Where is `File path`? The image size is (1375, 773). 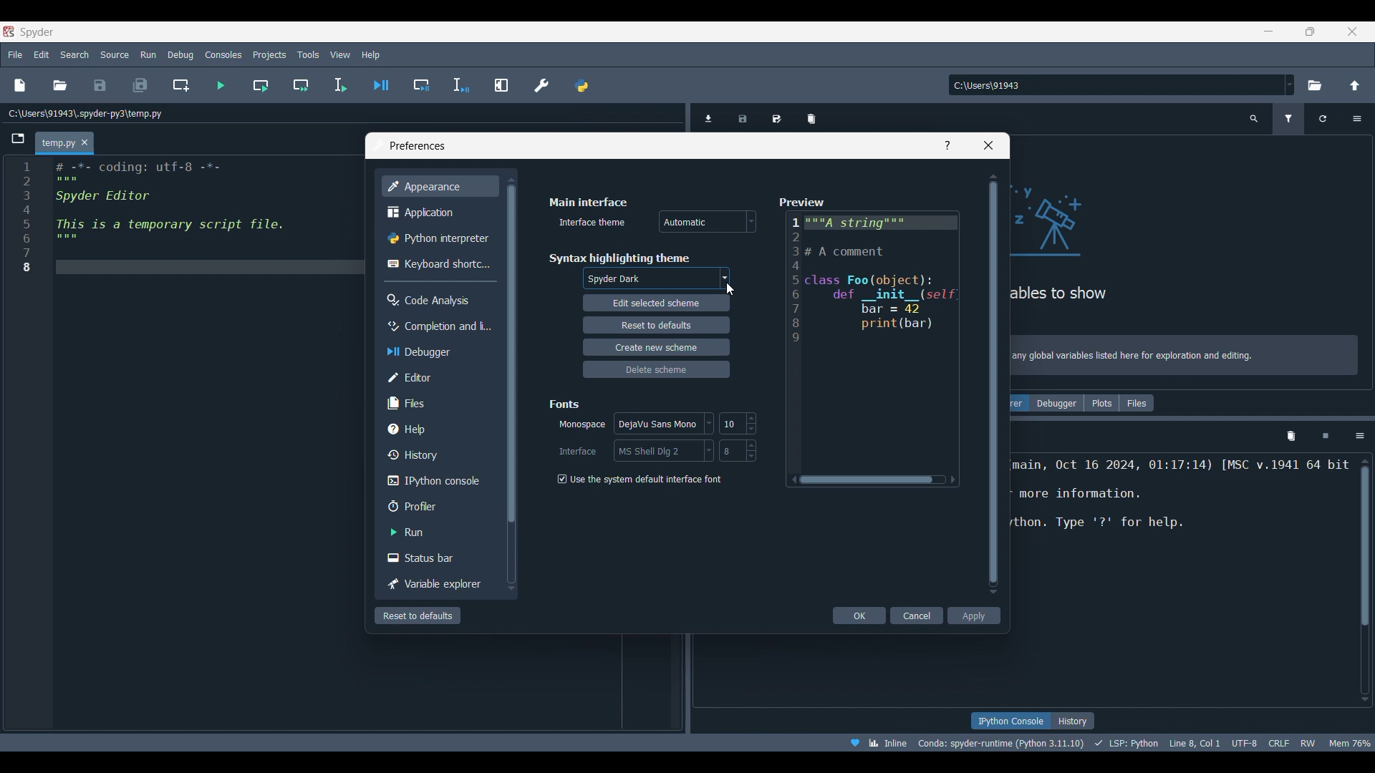 File path is located at coordinates (86, 113).